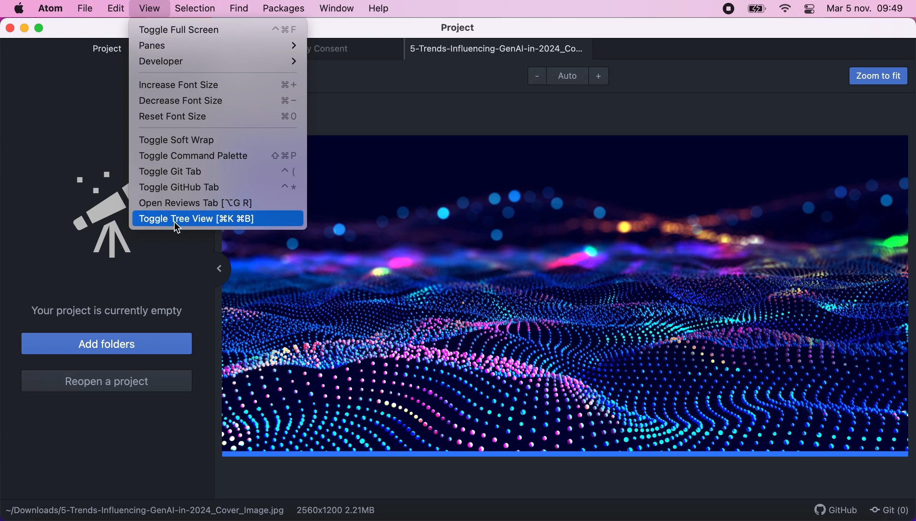  Describe the element at coordinates (219, 188) in the screenshot. I see `toggle github tab` at that location.